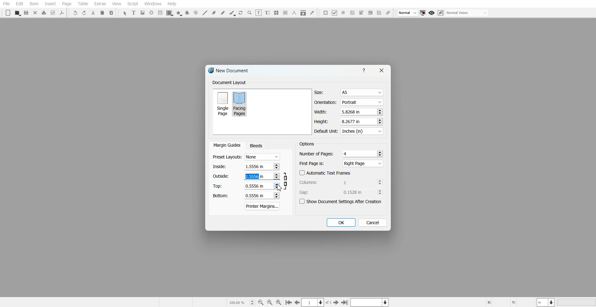  I want to click on PDF Push button, so click(326, 12).